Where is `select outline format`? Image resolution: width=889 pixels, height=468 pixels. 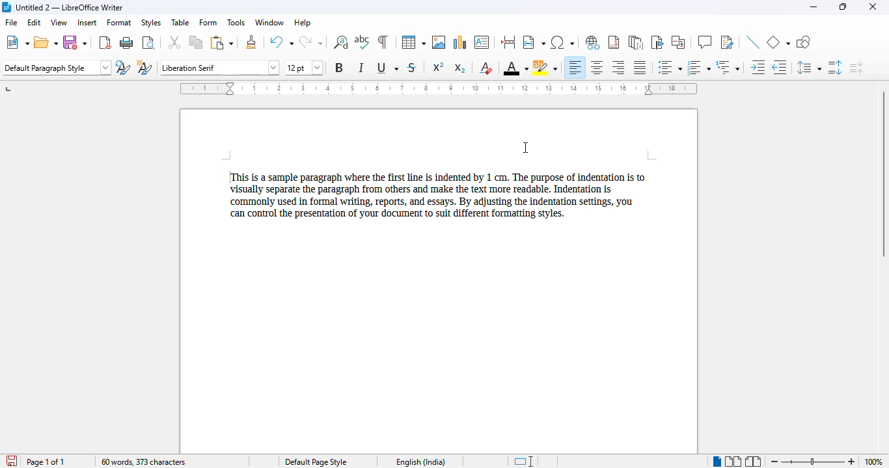 select outline format is located at coordinates (727, 67).